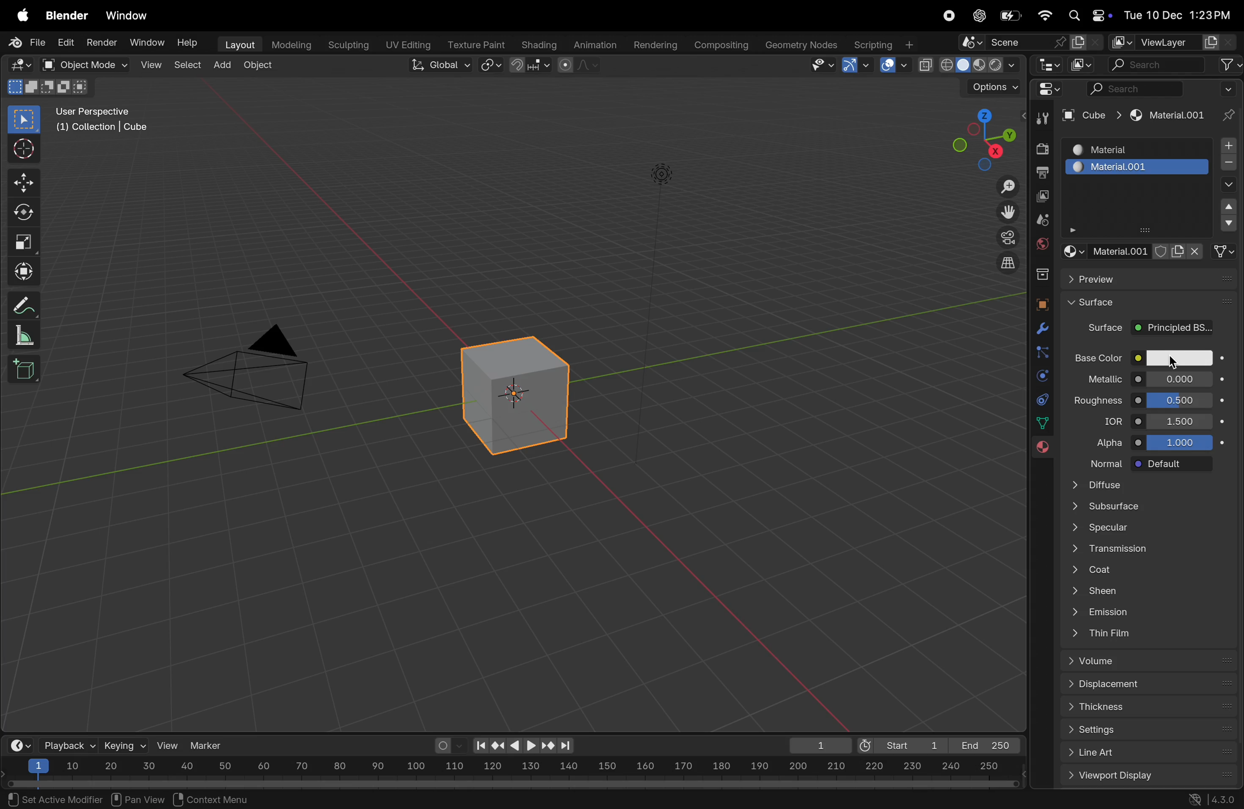 This screenshot has width=1244, height=809. Describe the element at coordinates (1182, 420) in the screenshot. I see `1.400` at that location.